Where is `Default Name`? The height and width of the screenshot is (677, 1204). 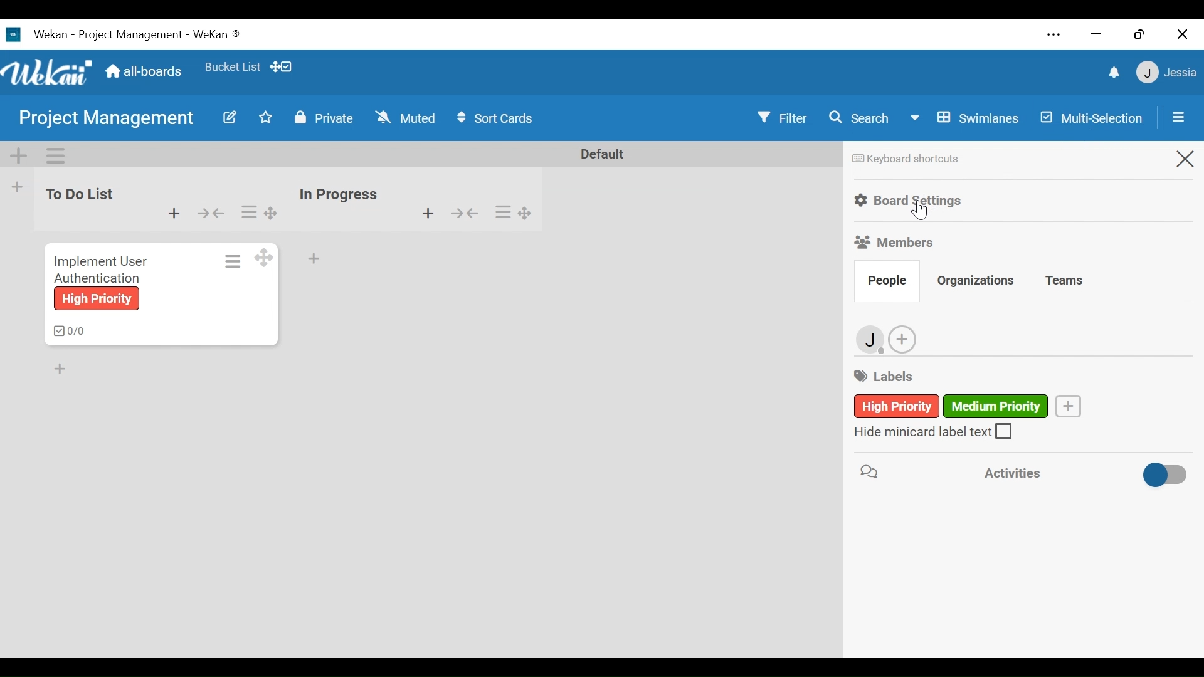 Default Name is located at coordinates (601, 154).